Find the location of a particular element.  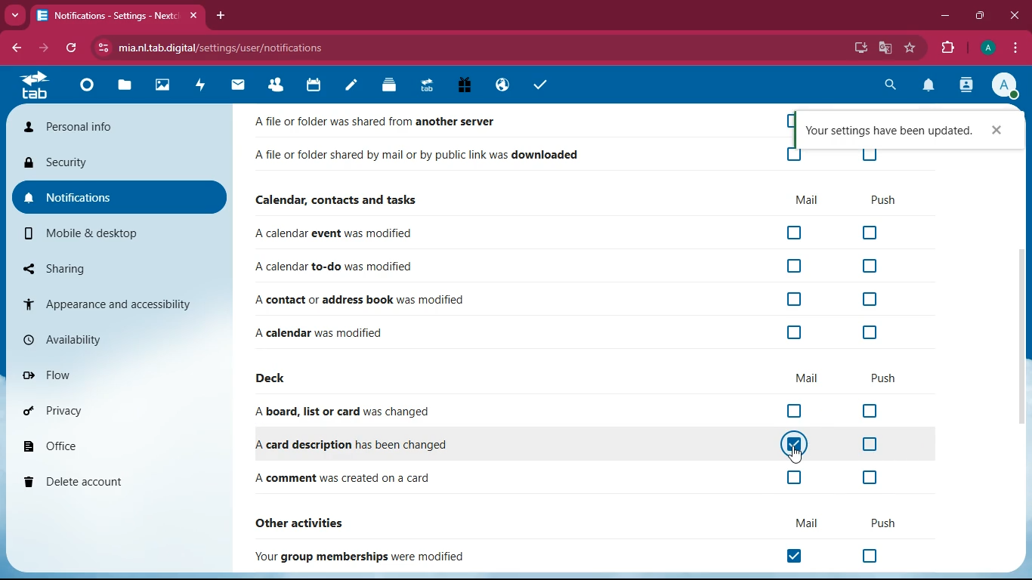

minimize is located at coordinates (944, 14).